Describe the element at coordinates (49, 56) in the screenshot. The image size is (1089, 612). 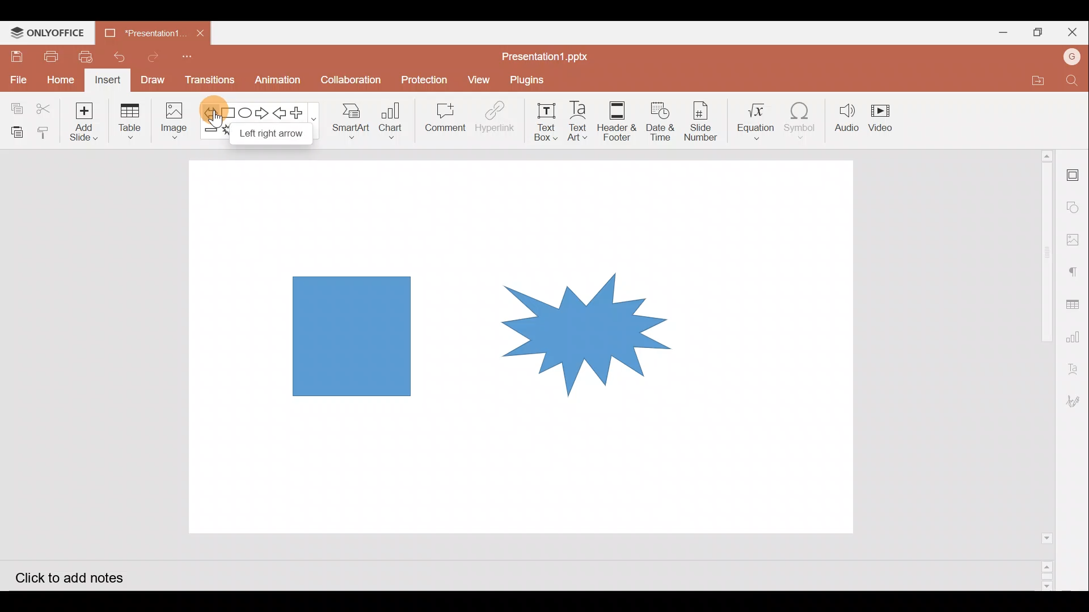
I see `Print file` at that location.